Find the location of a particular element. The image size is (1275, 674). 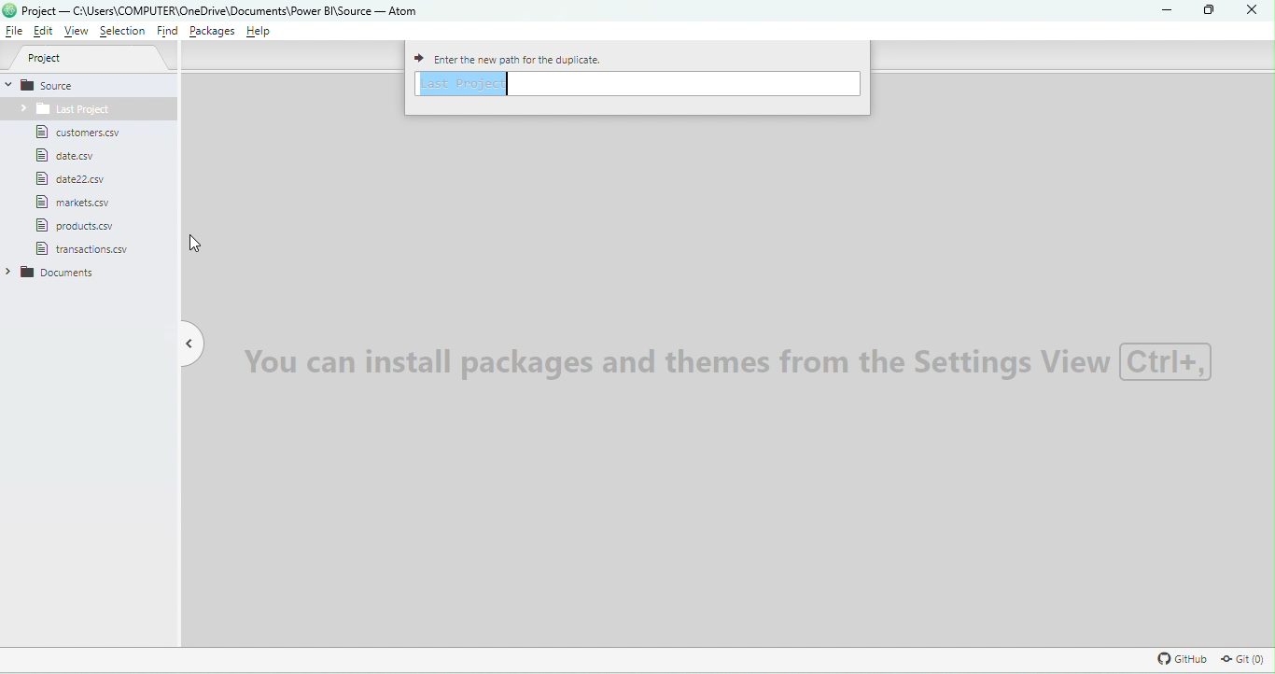

File is located at coordinates (73, 203).